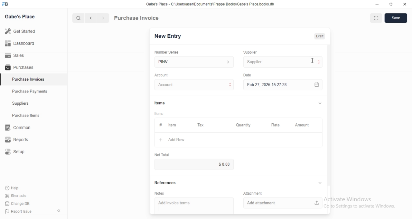 The width and height of the screenshot is (412, 219). Describe the element at coordinates (194, 62) in the screenshot. I see `PINV-` at that location.